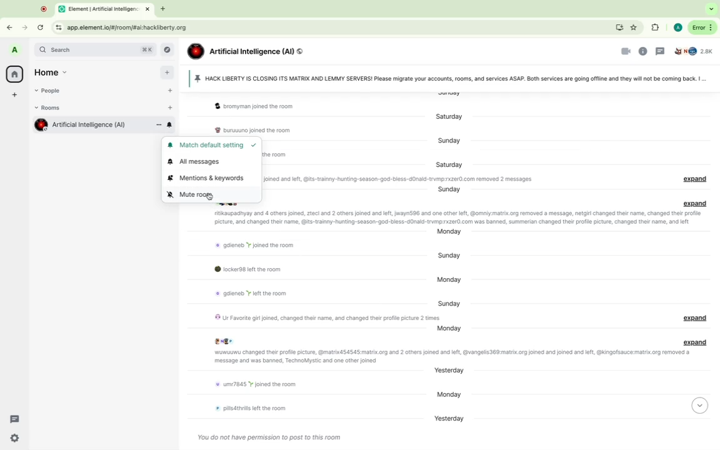 This screenshot has width=720, height=450. Describe the element at coordinates (11, 26) in the screenshot. I see `Back` at that location.